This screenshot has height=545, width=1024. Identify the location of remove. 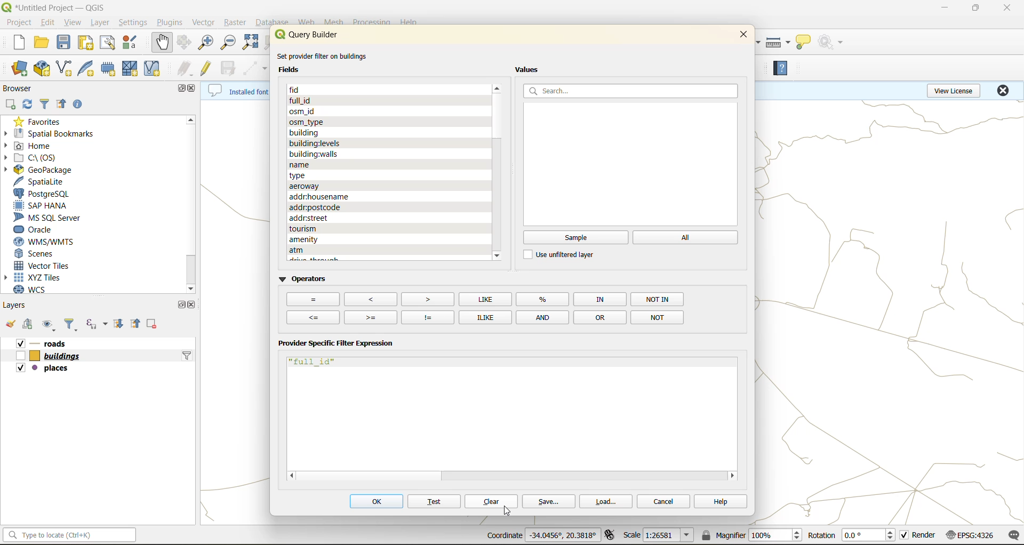
(150, 323).